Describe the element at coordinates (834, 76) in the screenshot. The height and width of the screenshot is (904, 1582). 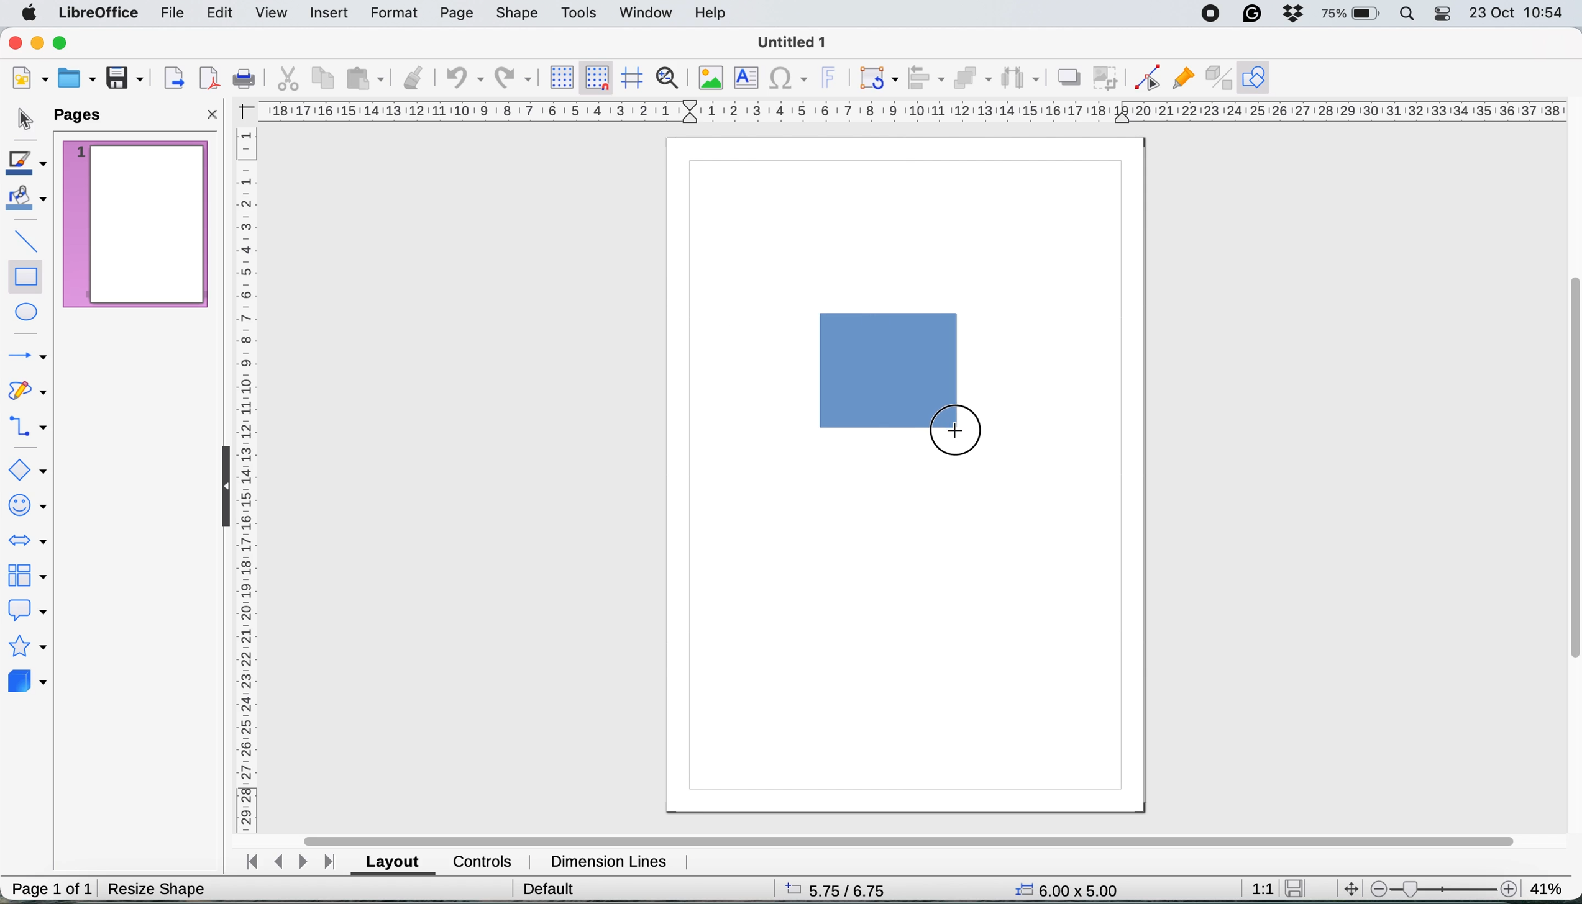
I see `insert fontwork text` at that location.